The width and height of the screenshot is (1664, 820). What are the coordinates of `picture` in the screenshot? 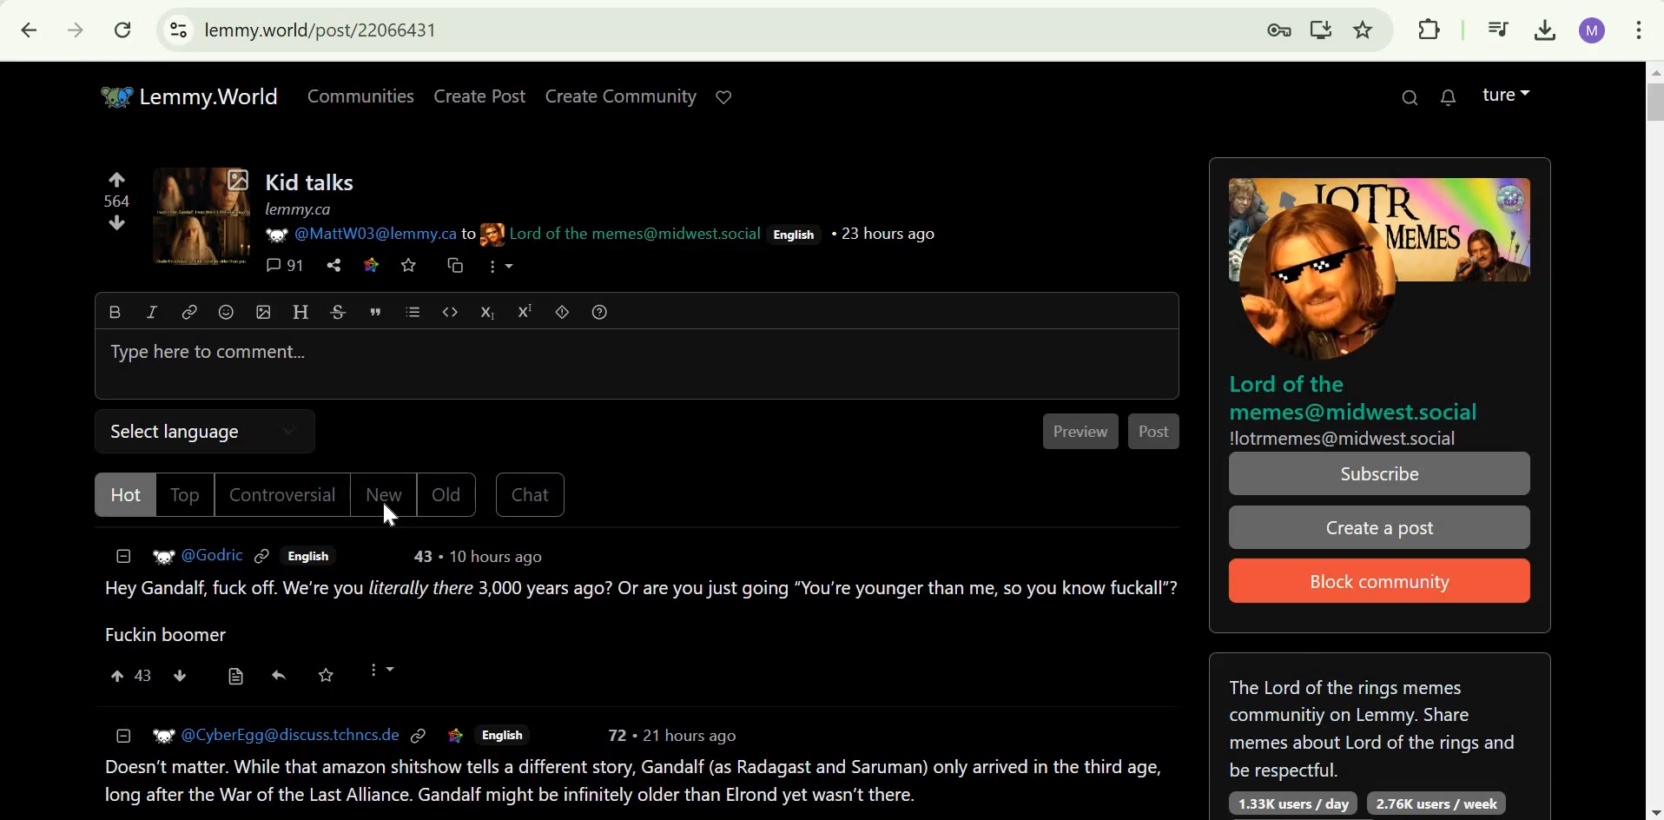 It's located at (161, 554).